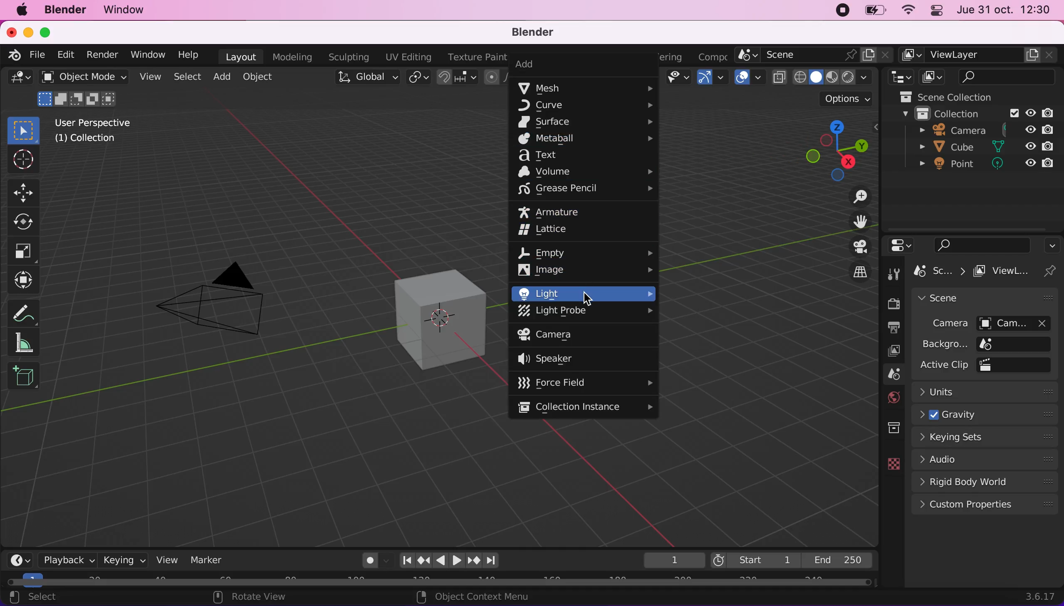 This screenshot has height=606, width=1064. I want to click on search, so click(1008, 77).